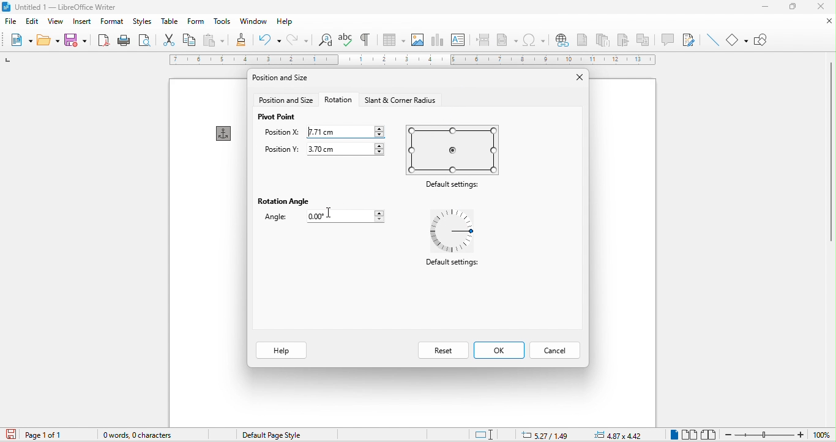 Image resolution: width=836 pixels, height=442 pixels. I want to click on tools, so click(220, 22).